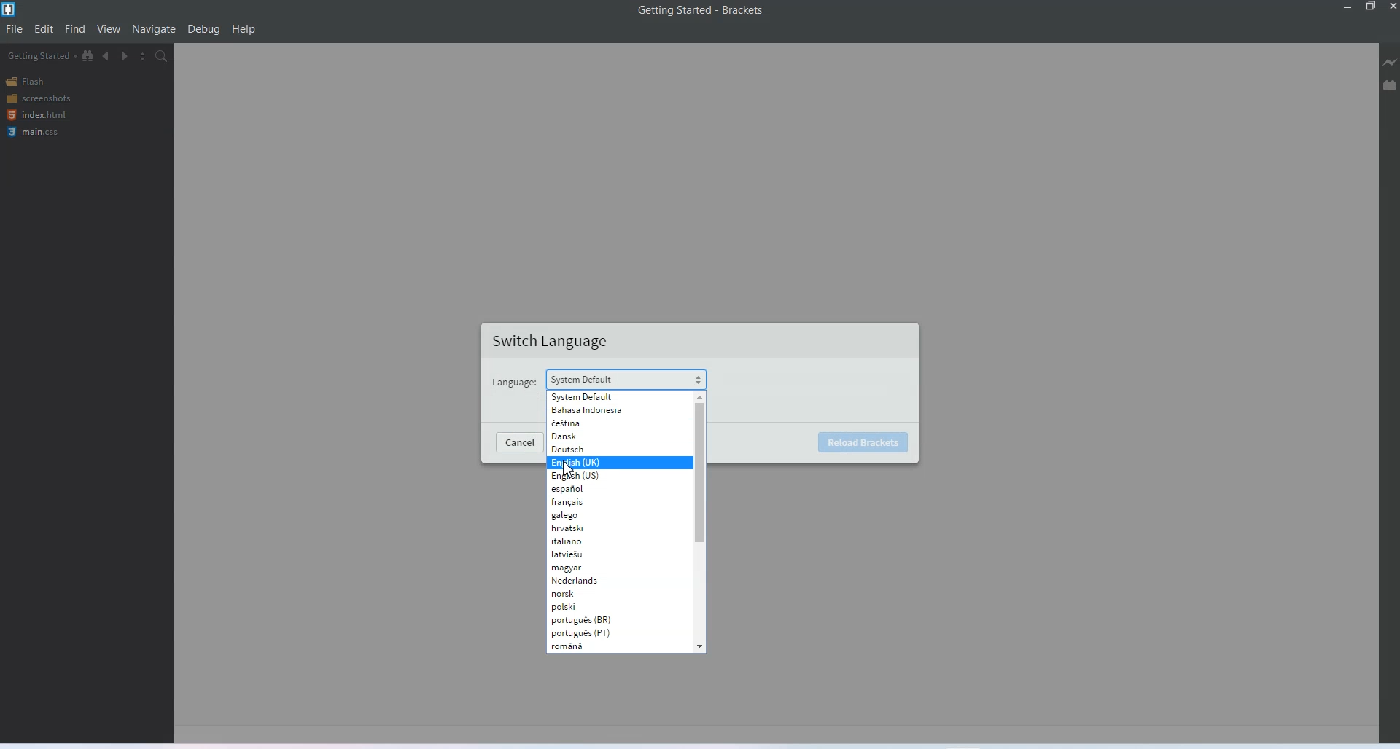 The image size is (1400, 749). I want to click on Find, so click(76, 29).